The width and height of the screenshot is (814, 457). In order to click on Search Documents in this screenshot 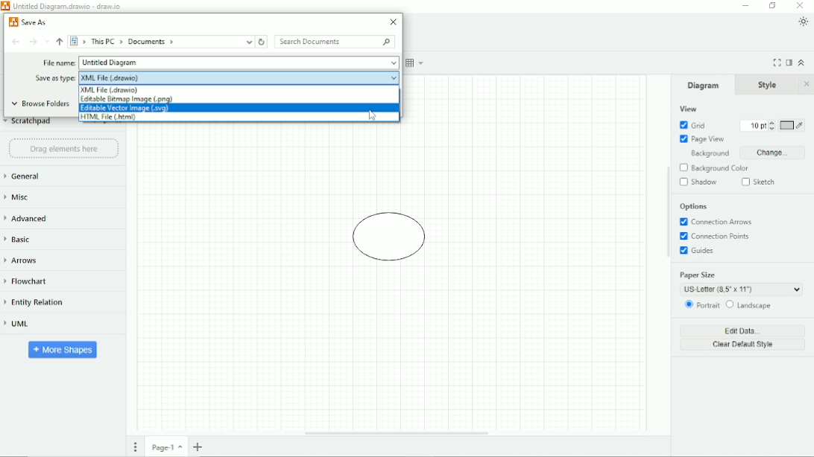, I will do `click(334, 42)`.